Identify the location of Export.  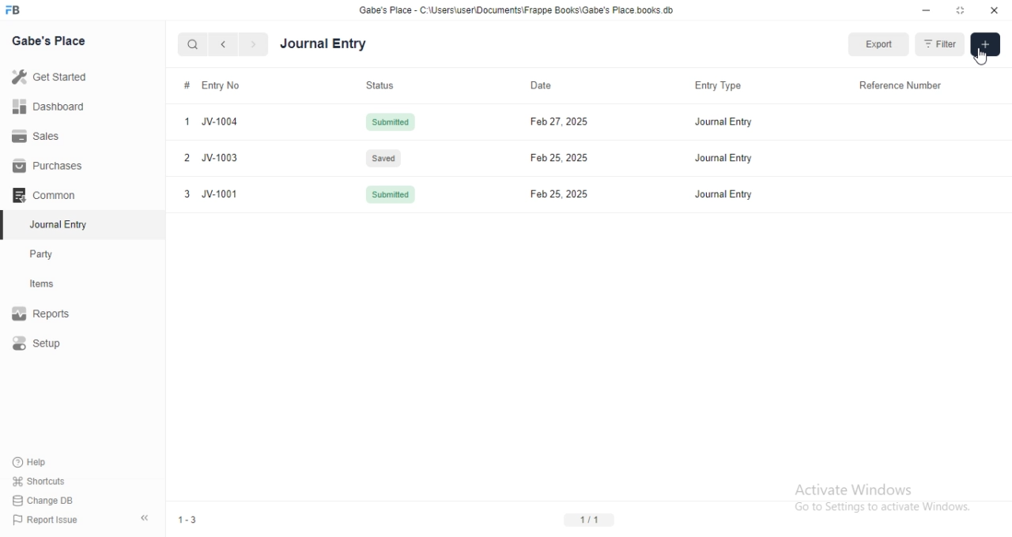
(881, 44).